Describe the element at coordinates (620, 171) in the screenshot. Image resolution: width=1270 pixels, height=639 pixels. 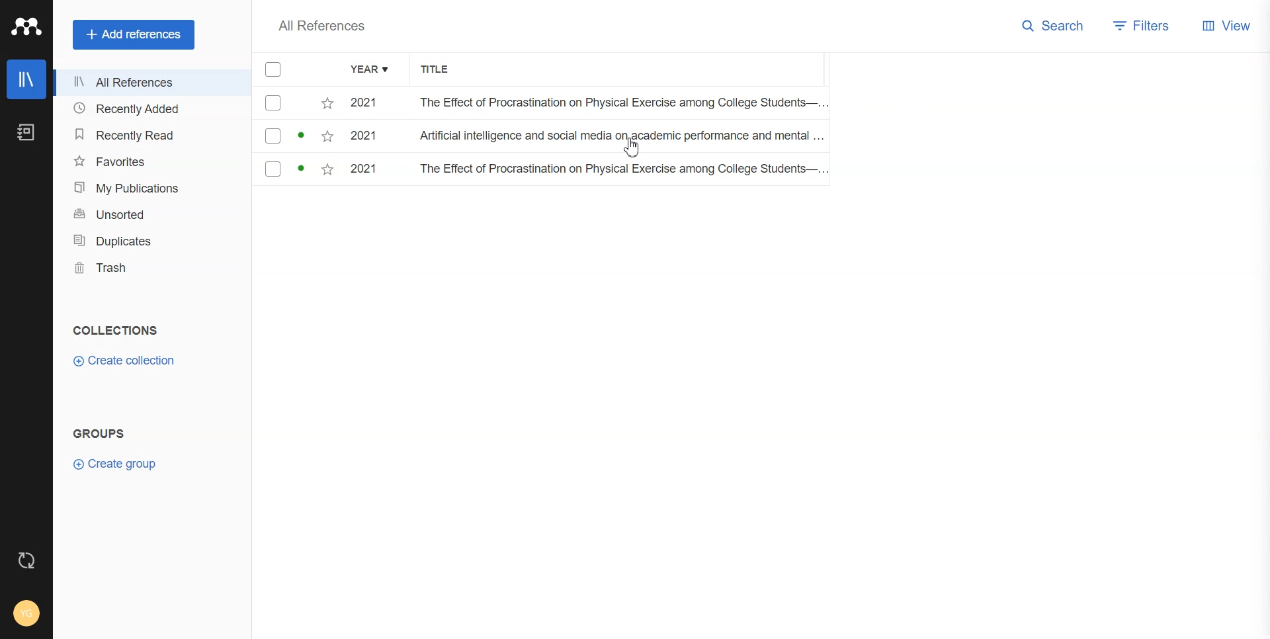
I see `The Effect of Procrastination on Physical Exercise among College Students...` at that location.